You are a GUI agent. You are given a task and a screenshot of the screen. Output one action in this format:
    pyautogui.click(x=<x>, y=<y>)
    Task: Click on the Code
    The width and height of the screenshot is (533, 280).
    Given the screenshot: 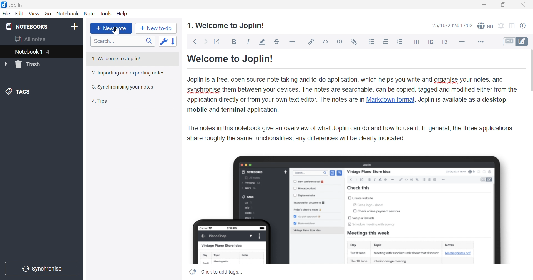 What is the action you would take?
    pyautogui.click(x=340, y=42)
    